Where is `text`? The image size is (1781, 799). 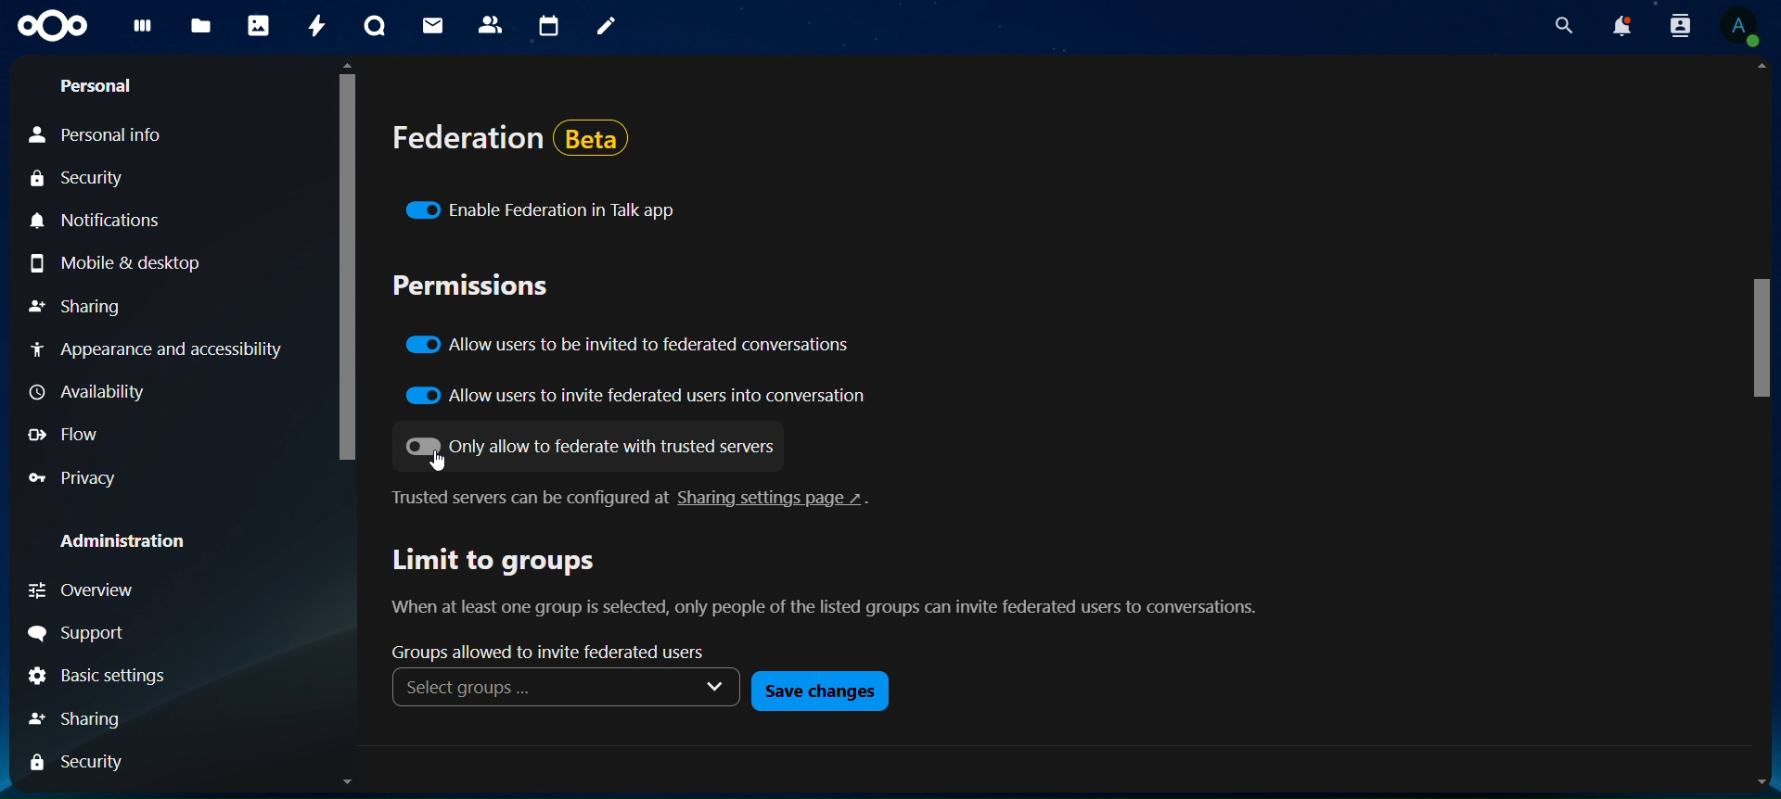
text is located at coordinates (834, 586).